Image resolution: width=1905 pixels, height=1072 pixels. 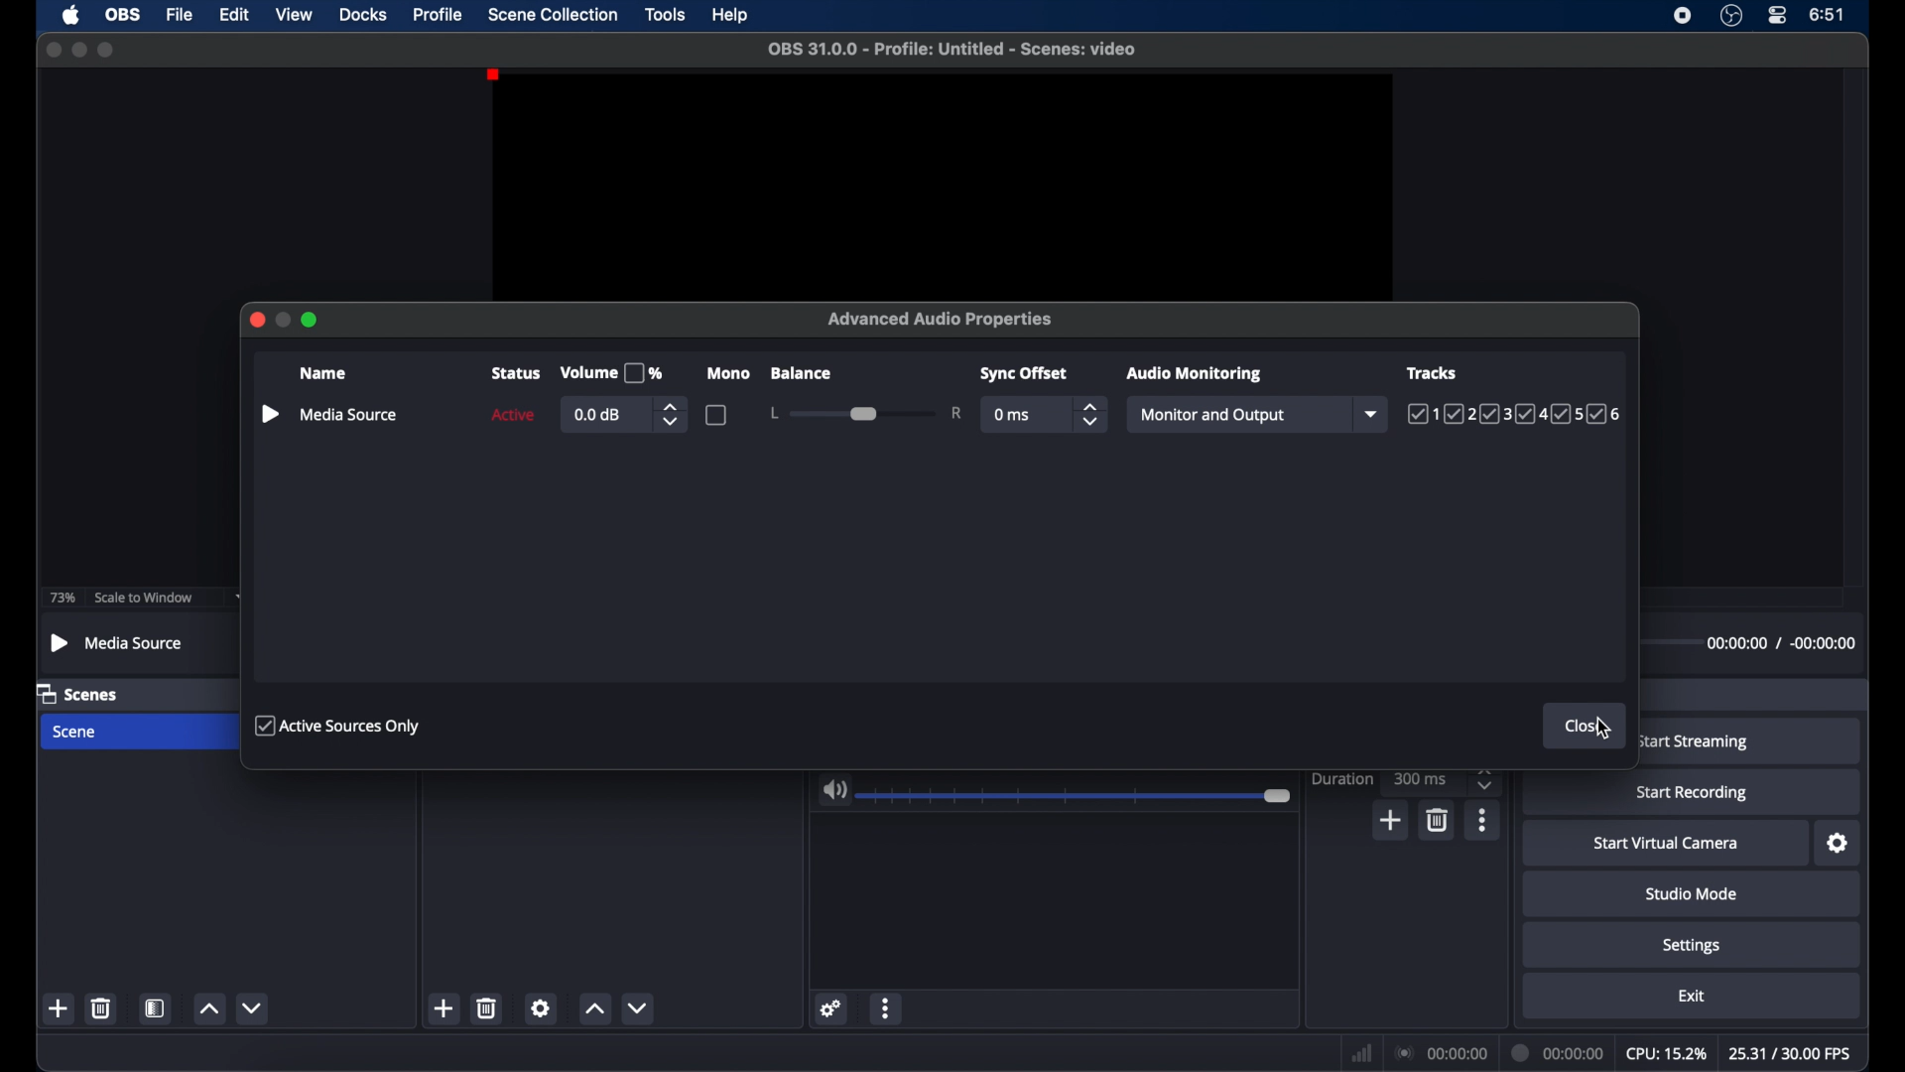 I want to click on media source, so click(x=349, y=415).